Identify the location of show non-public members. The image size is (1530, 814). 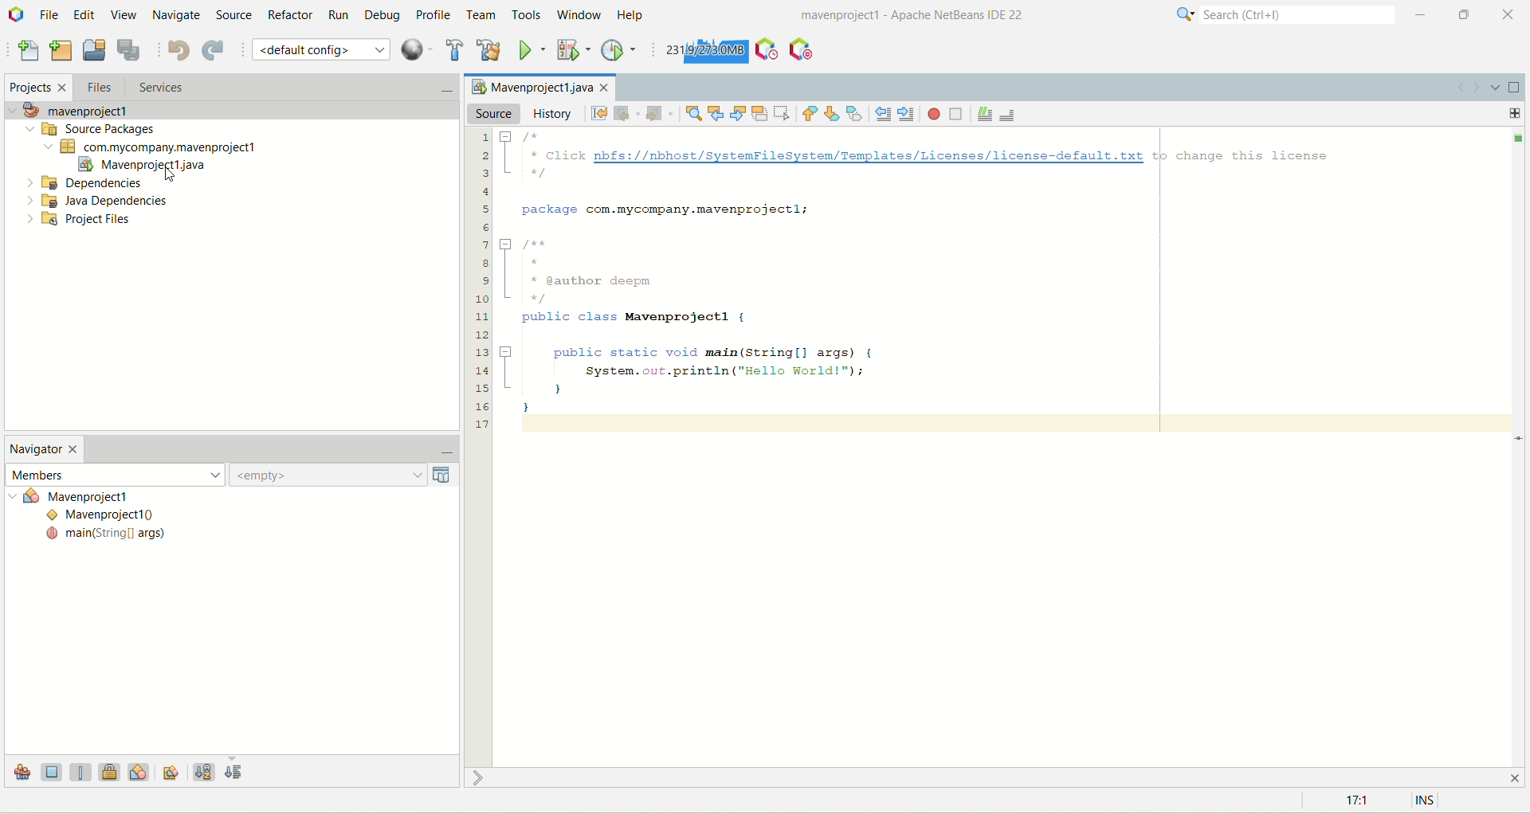
(112, 771).